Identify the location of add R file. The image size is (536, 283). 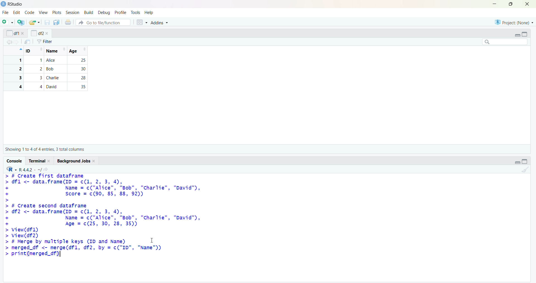
(21, 22).